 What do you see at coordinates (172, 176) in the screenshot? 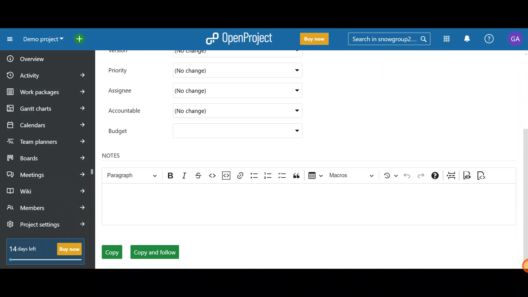
I see `Bold` at bounding box center [172, 176].